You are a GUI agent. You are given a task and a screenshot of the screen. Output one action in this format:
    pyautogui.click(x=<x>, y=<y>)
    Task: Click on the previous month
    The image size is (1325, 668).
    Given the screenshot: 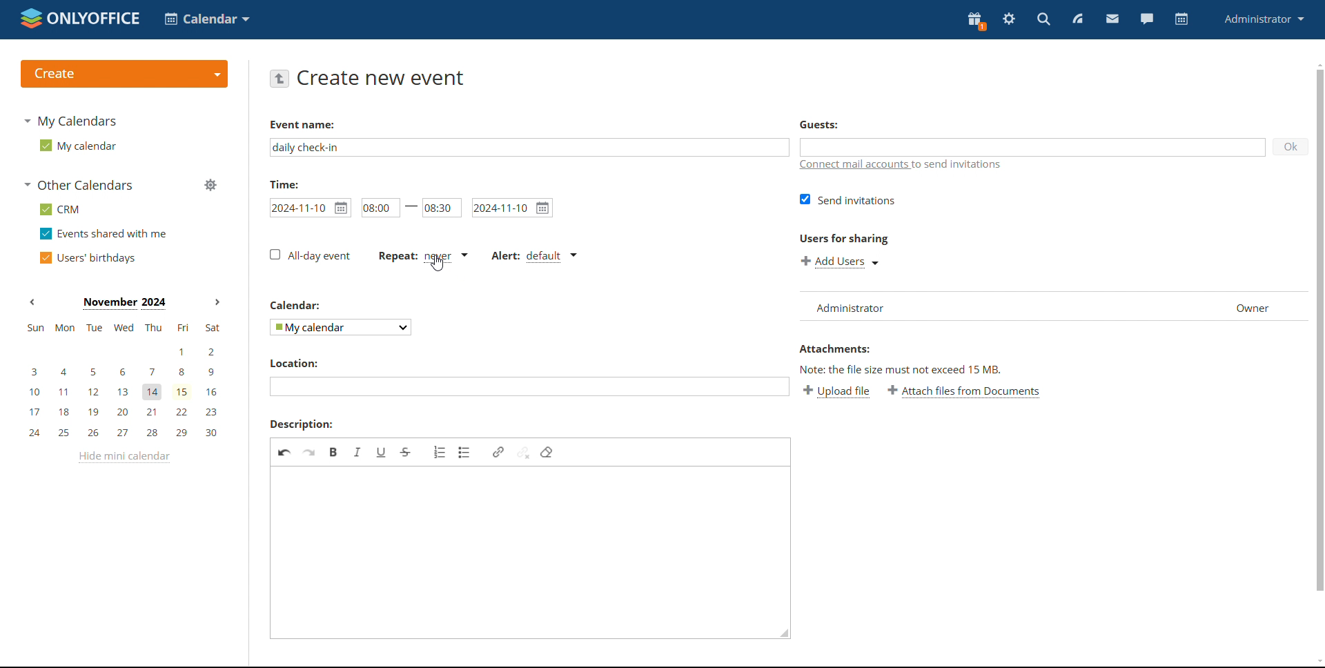 What is the action you would take?
    pyautogui.click(x=32, y=303)
    